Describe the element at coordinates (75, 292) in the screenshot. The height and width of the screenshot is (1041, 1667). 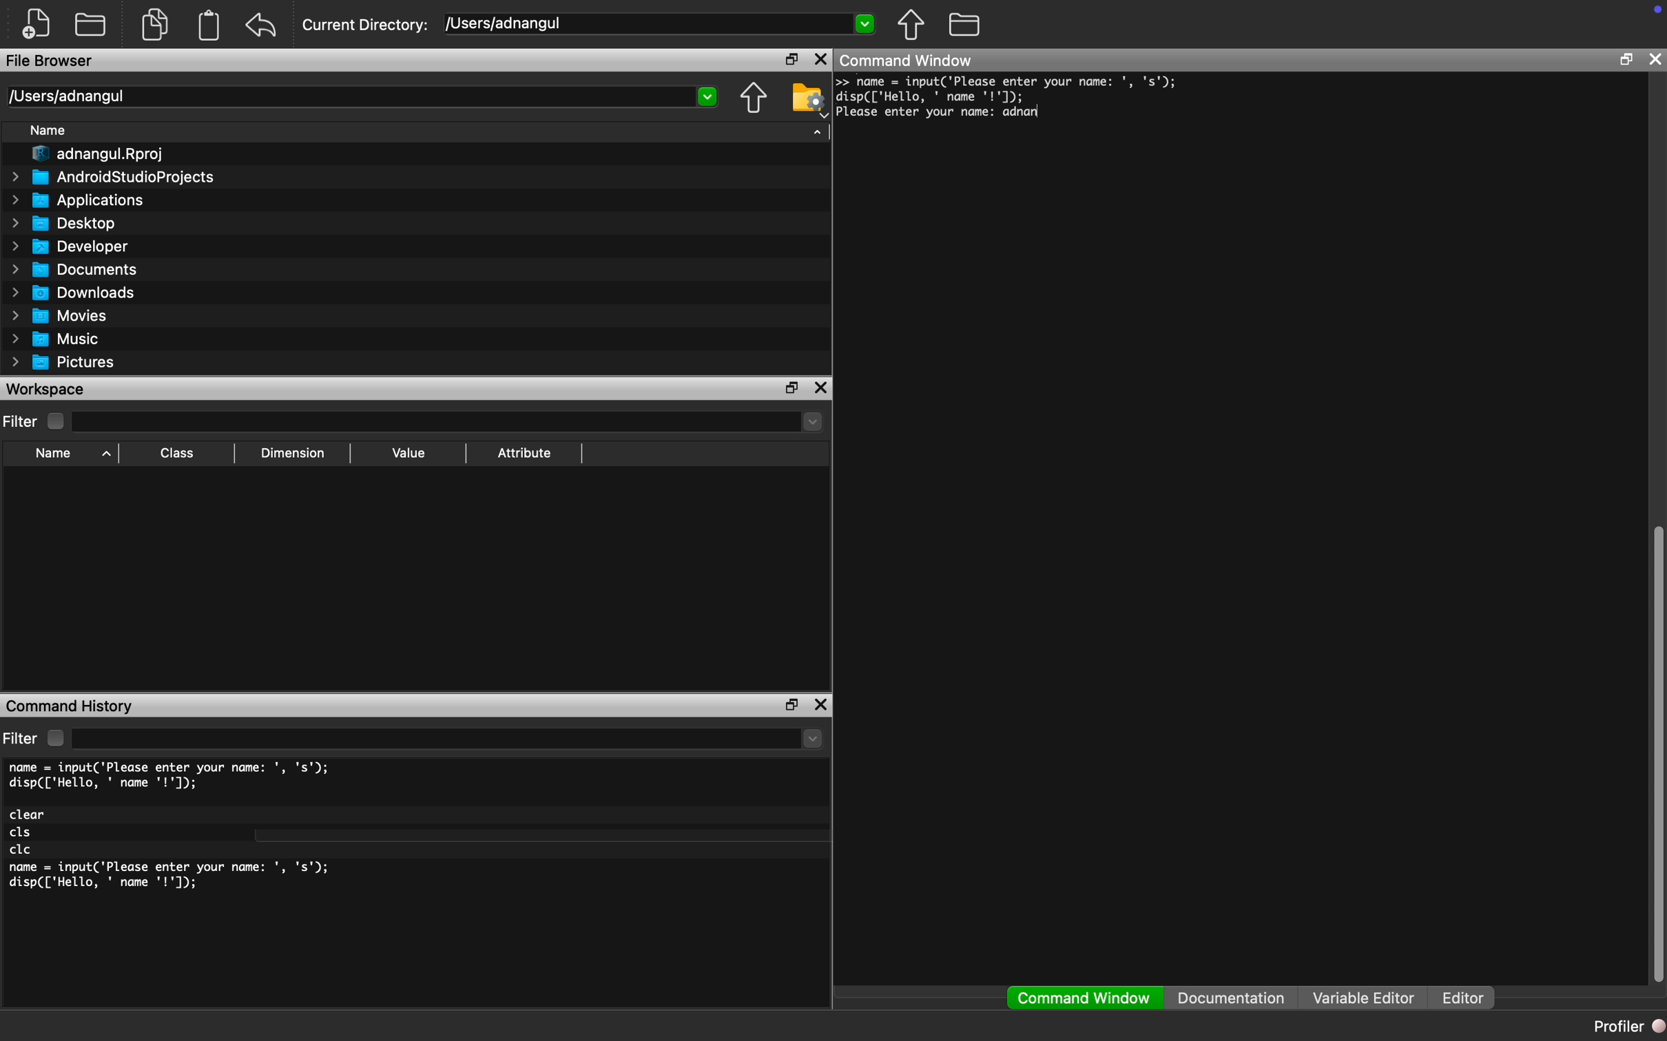
I see `Downloads` at that location.